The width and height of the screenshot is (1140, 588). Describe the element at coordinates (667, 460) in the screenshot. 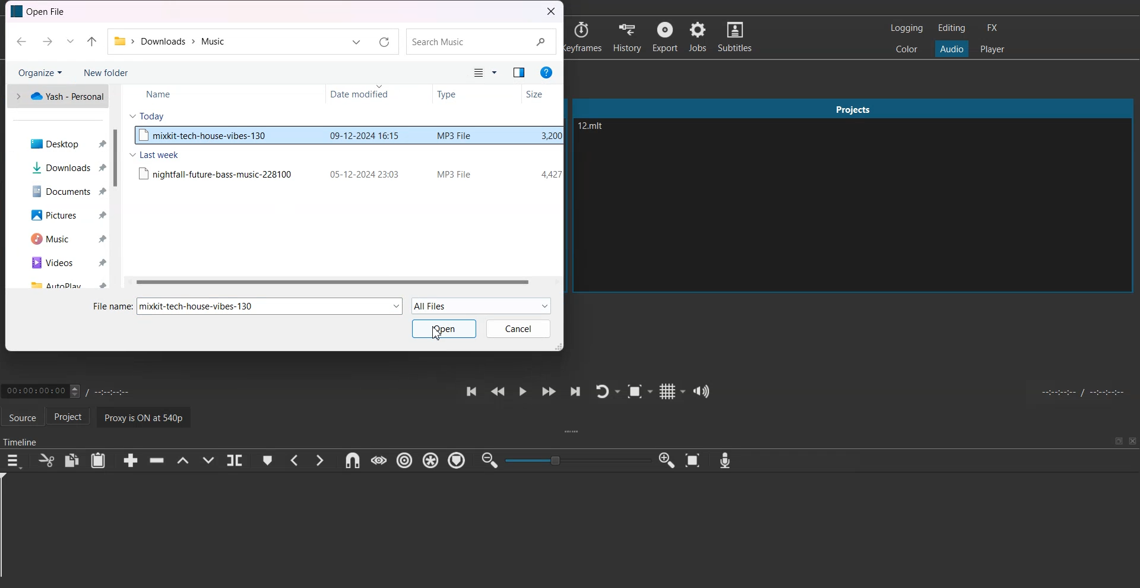

I see `Zoom timeline in` at that location.